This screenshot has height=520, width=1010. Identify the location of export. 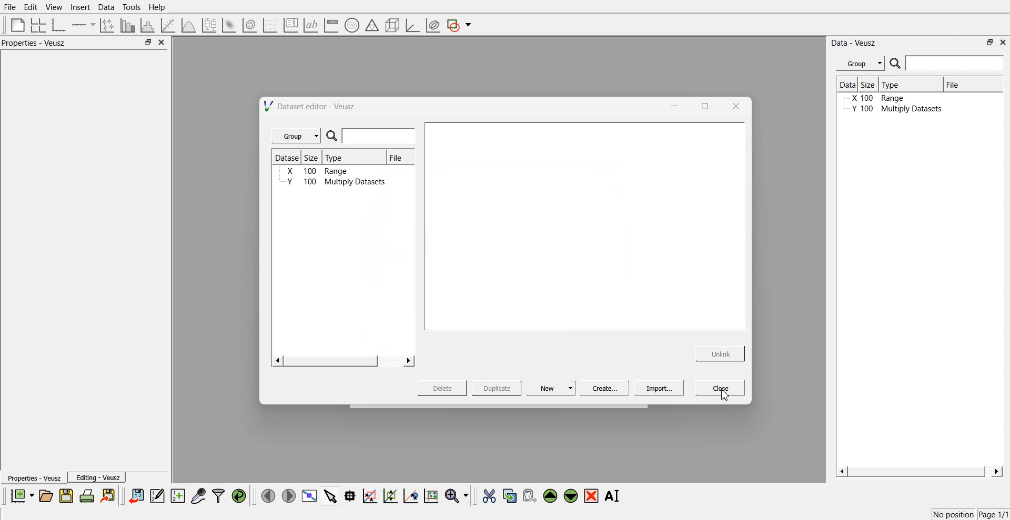
(109, 495).